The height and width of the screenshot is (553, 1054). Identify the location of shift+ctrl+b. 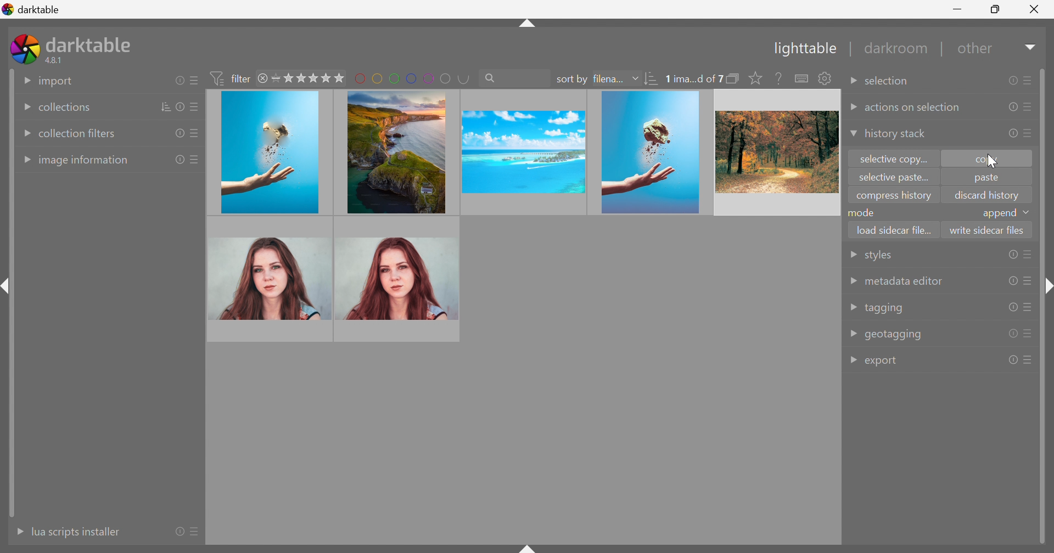
(528, 546).